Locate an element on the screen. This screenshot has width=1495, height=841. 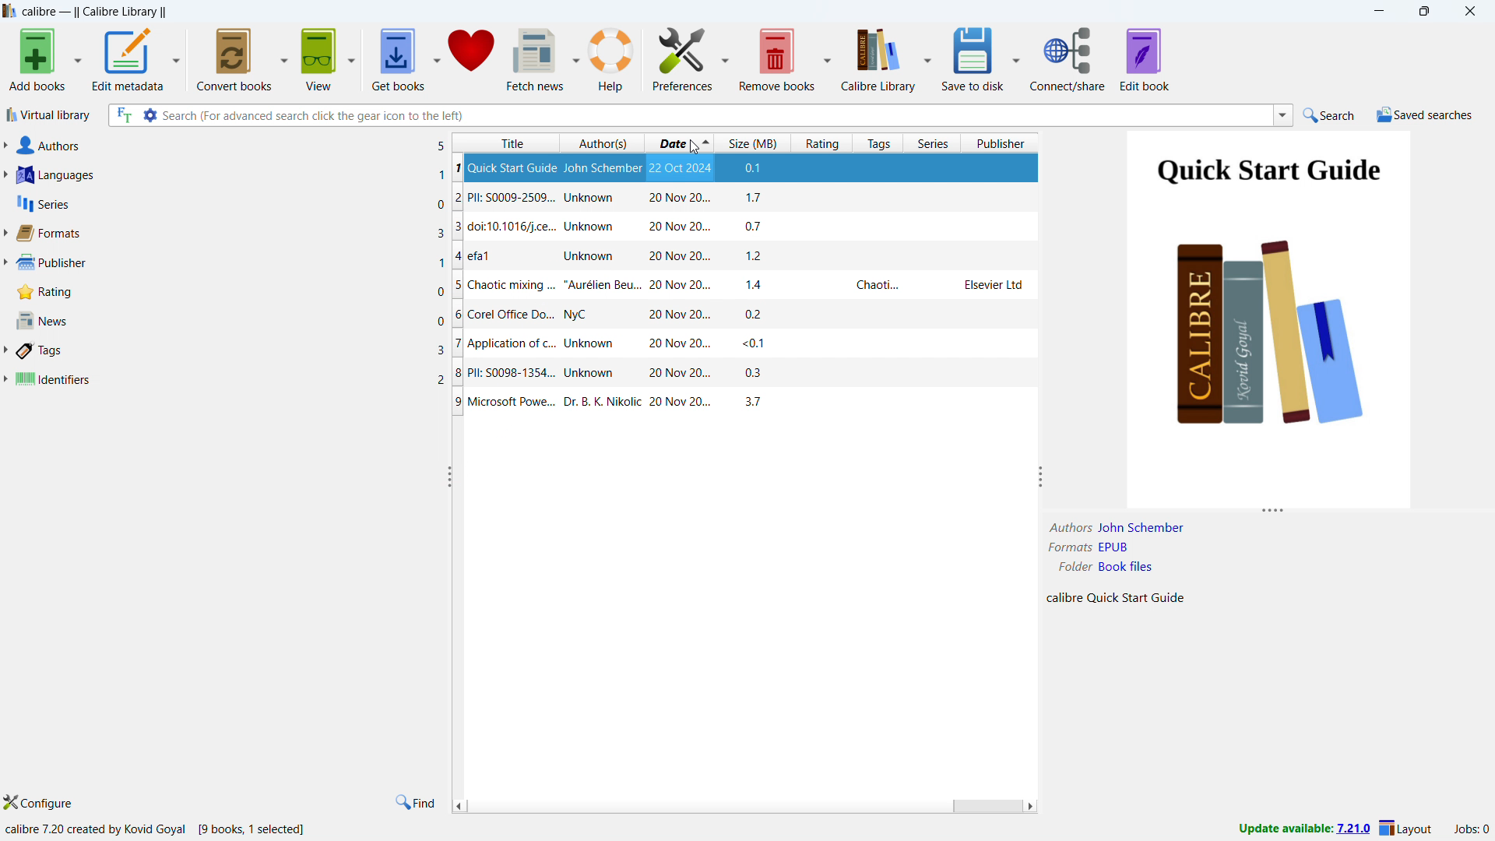
Application of c... is located at coordinates (504, 167).